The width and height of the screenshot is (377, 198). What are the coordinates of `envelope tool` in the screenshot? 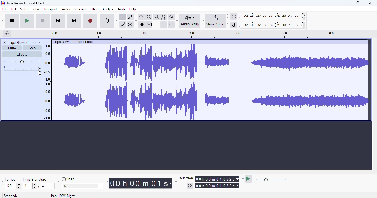 It's located at (130, 17).